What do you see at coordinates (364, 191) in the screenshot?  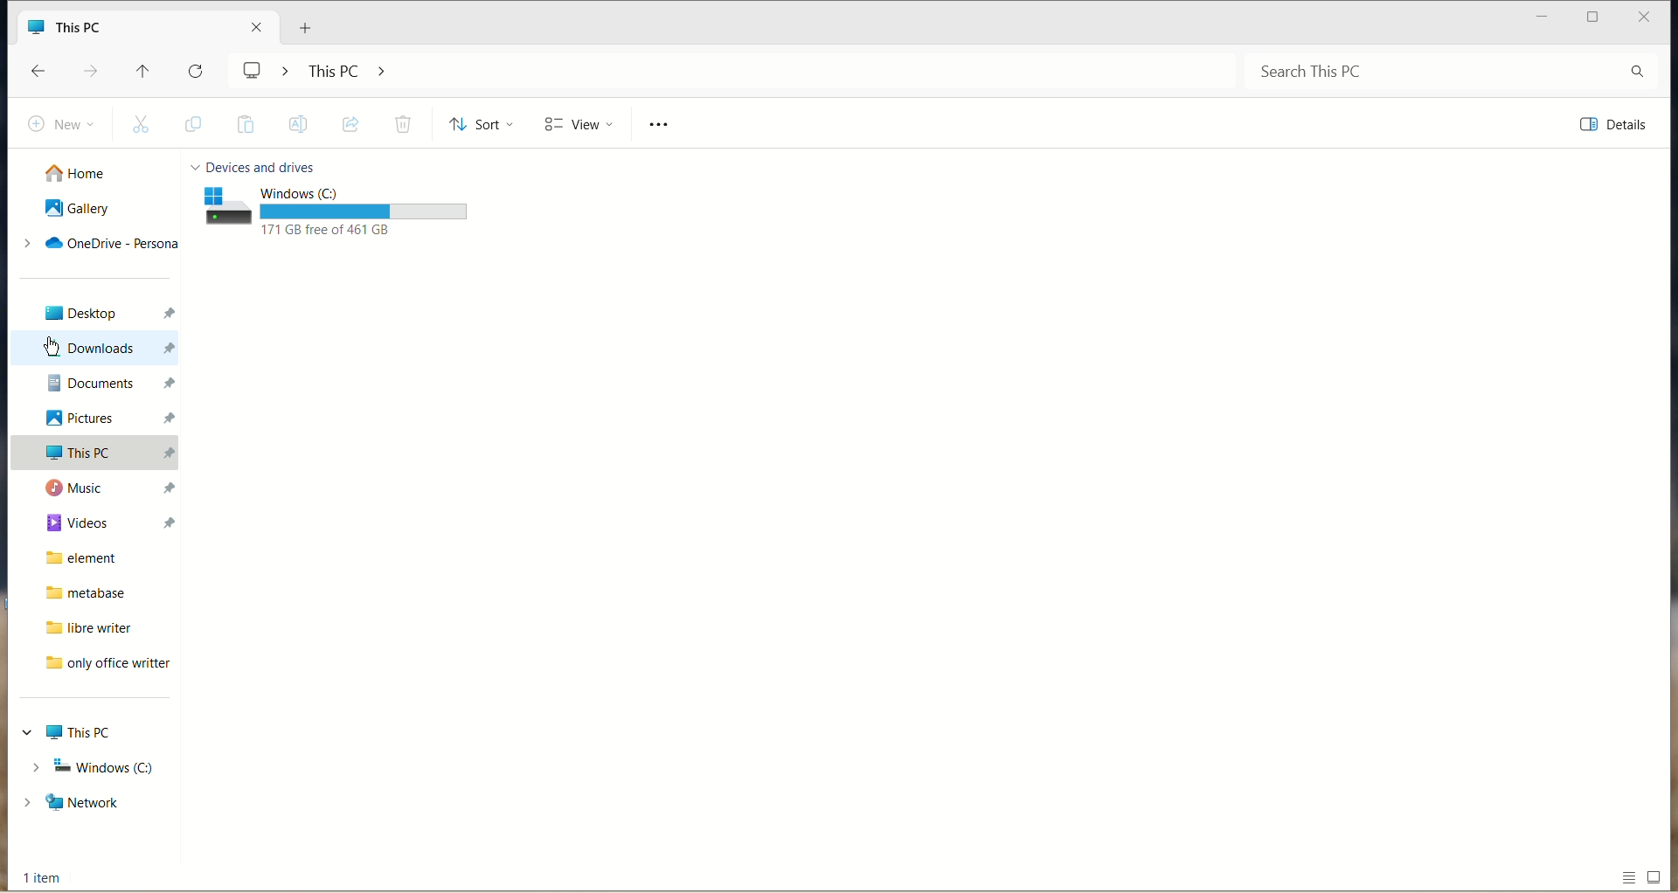 I see `windows c` at bounding box center [364, 191].